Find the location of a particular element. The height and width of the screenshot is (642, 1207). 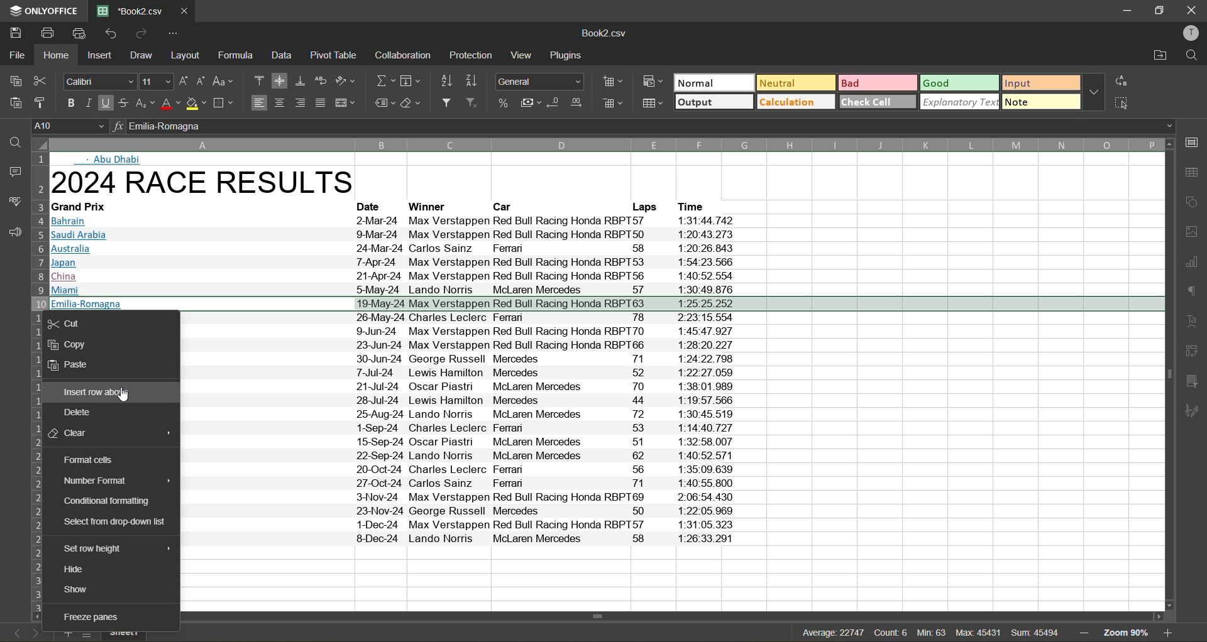

move right is located at coordinates (1158, 617).